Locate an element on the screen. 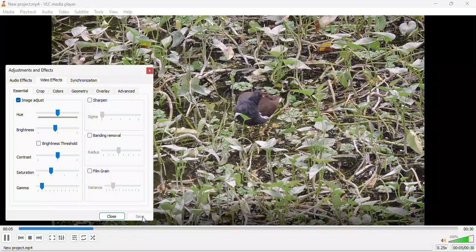  adjustments and effects is located at coordinates (33, 70).